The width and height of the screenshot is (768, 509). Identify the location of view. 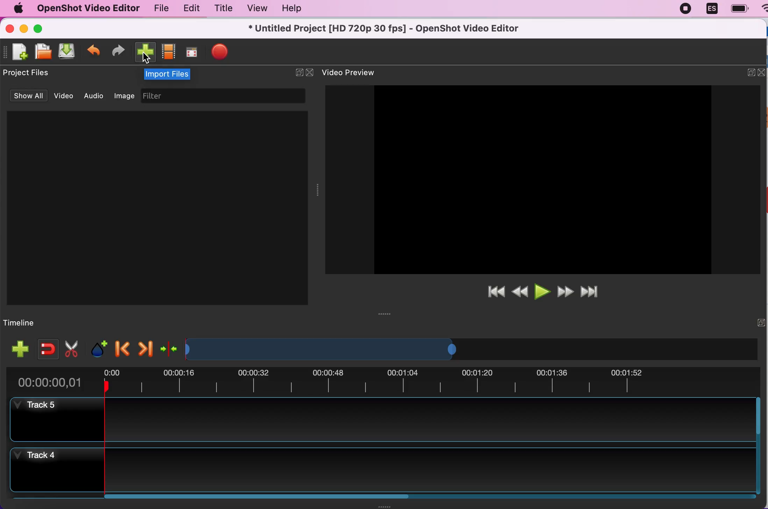
(255, 8).